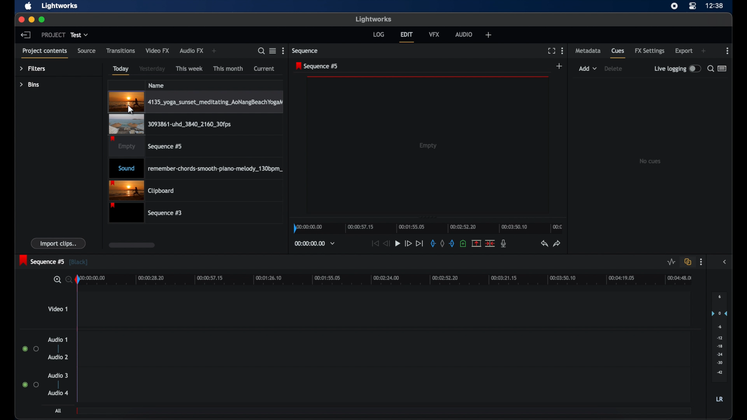 The height and width of the screenshot is (420, 747). What do you see at coordinates (30, 348) in the screenshot?
I see `radio button` at bounding box center [30, 348].